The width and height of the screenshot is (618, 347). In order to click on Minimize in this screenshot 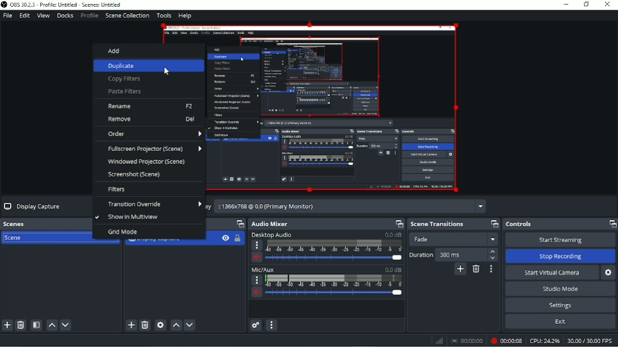, I will do `click(566, 4)`.